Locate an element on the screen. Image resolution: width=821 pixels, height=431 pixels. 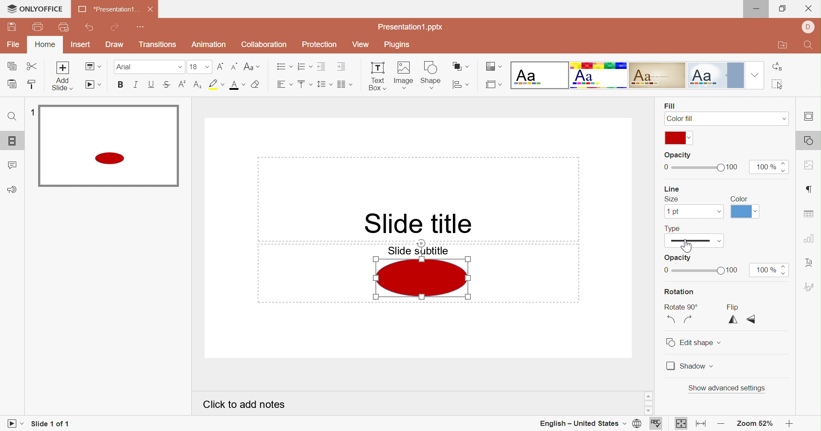
Click to add notes is located at coordinates (244, 404).